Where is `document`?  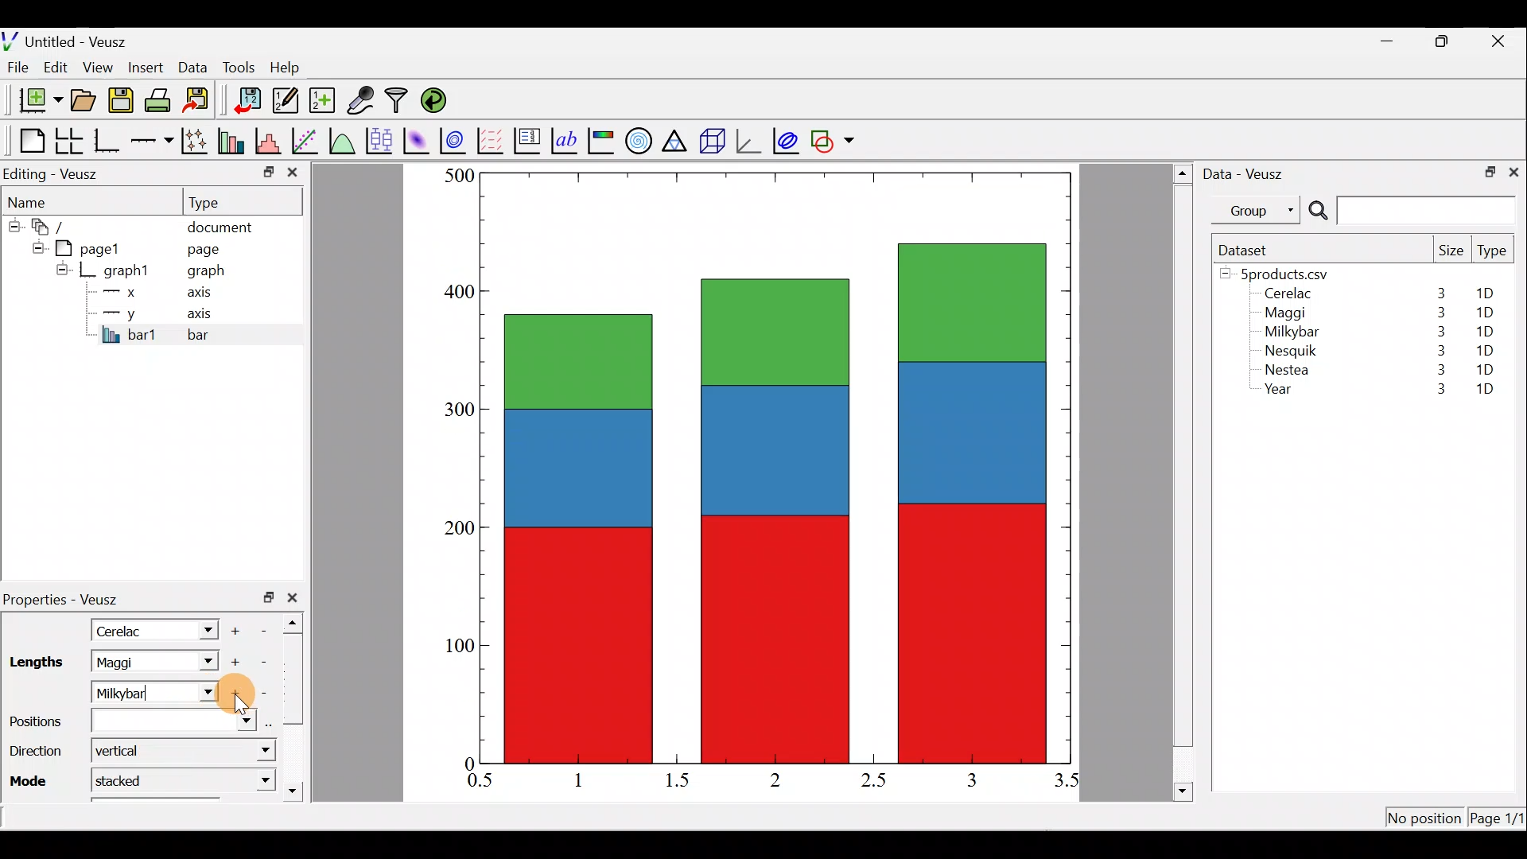
document is located at coordinates (220, 224).